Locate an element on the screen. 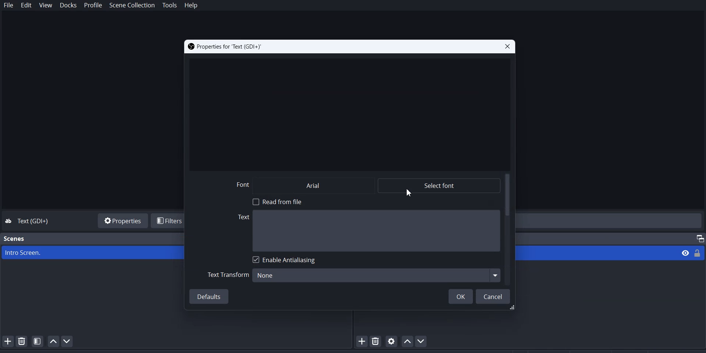 The height and width of the screenshot is (353, 706). open source properties is located at coordinates (392, 341).